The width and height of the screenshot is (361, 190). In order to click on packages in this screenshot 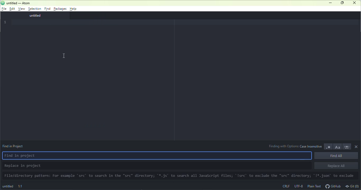, I will do `click(60, 9)`.